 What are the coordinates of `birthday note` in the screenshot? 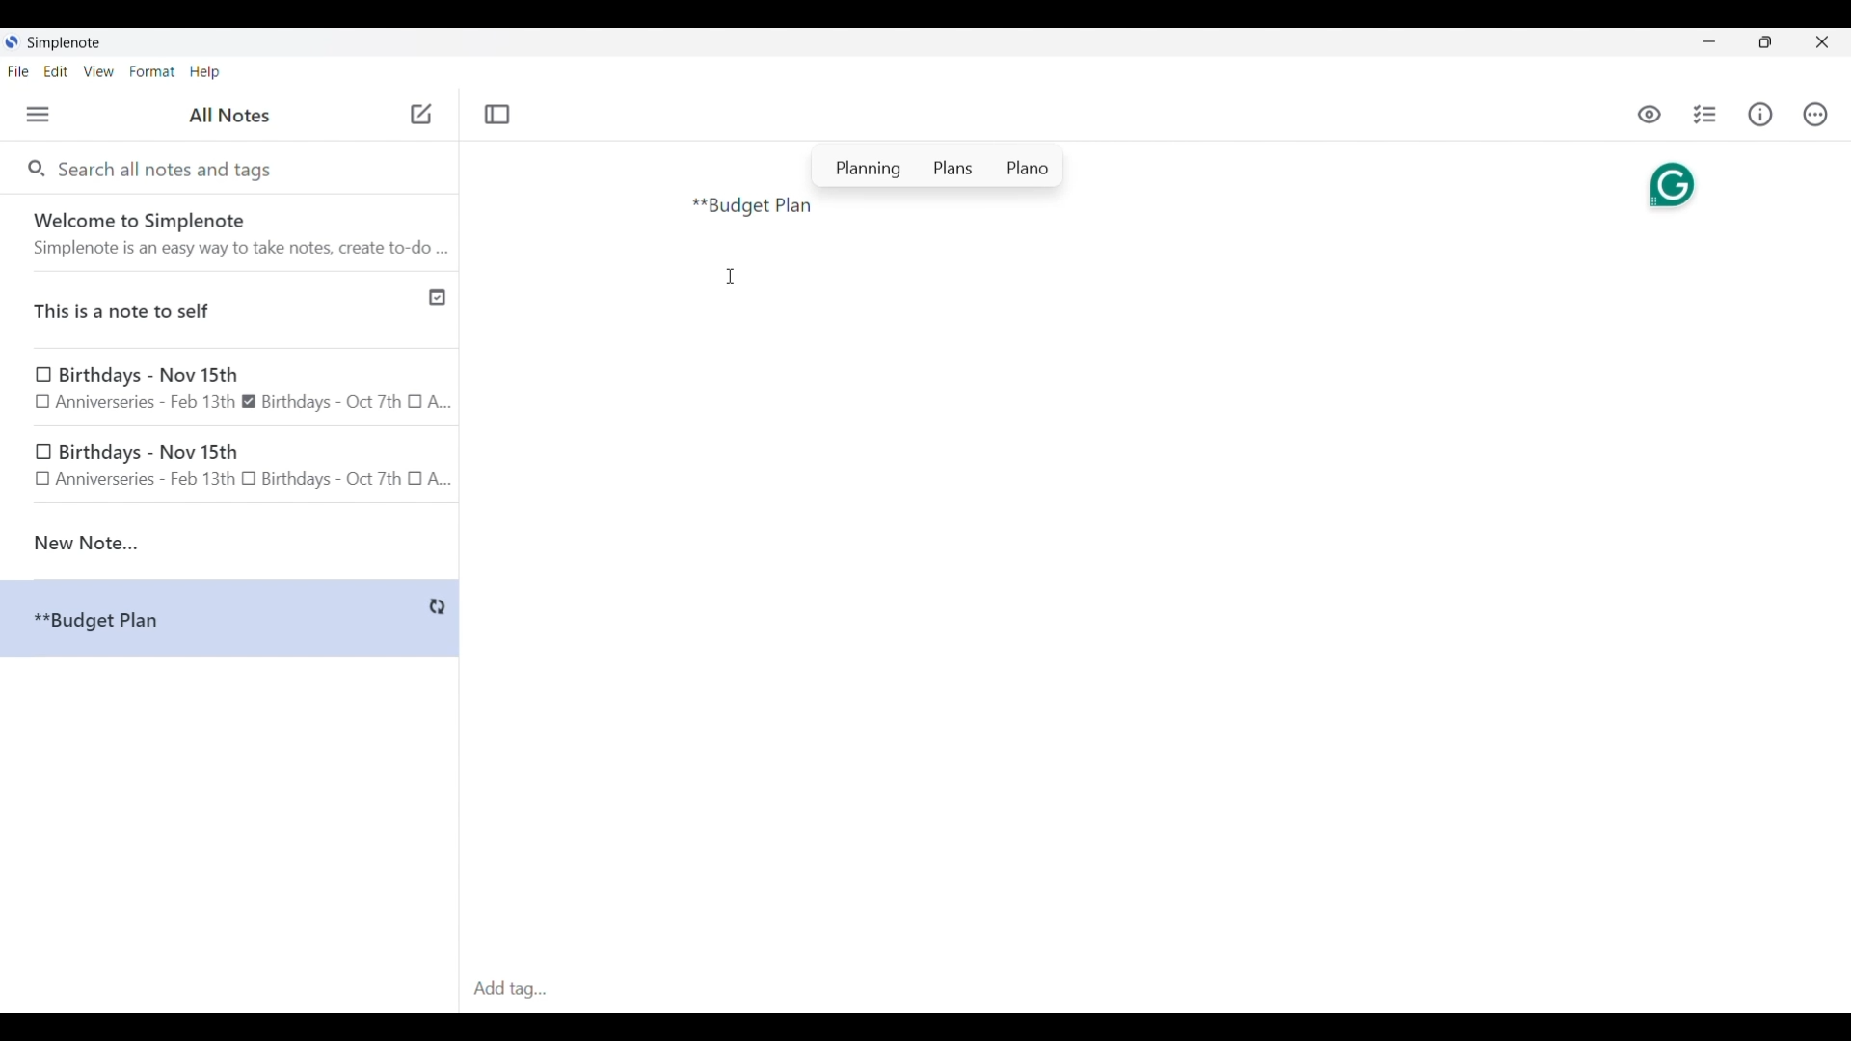 It's located at (231, 468).